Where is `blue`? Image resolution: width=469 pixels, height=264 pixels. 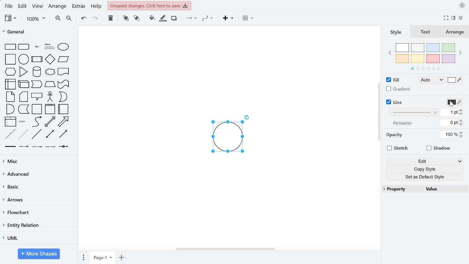 blue is located at coordinates (433, 48).